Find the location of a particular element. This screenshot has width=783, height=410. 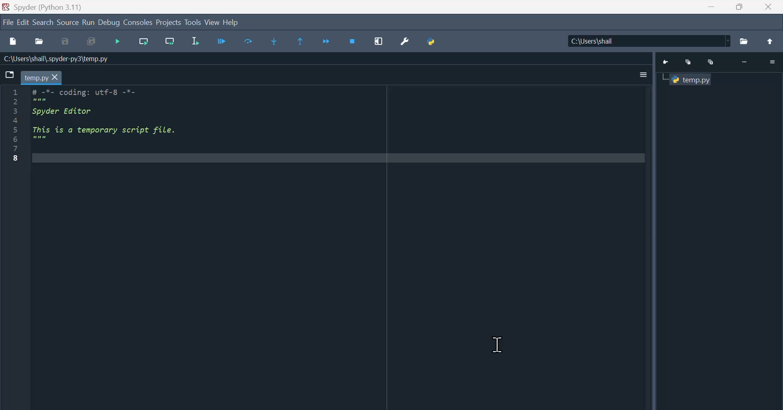

Save all is located at coordinates (91, 41).